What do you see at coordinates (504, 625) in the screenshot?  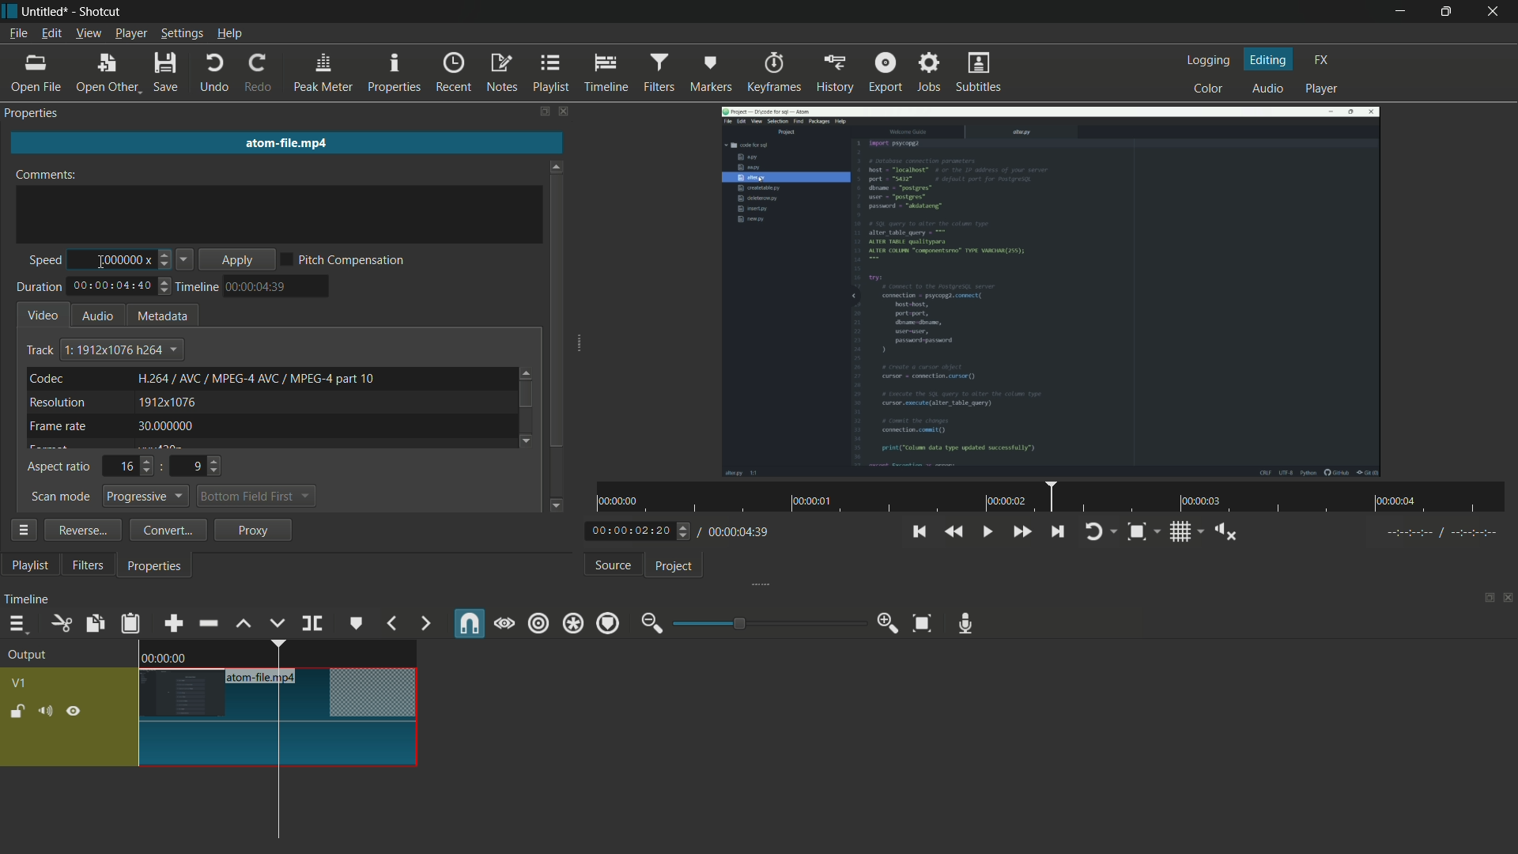 I see `scrub while dragging` at bounding box center [504, 625].